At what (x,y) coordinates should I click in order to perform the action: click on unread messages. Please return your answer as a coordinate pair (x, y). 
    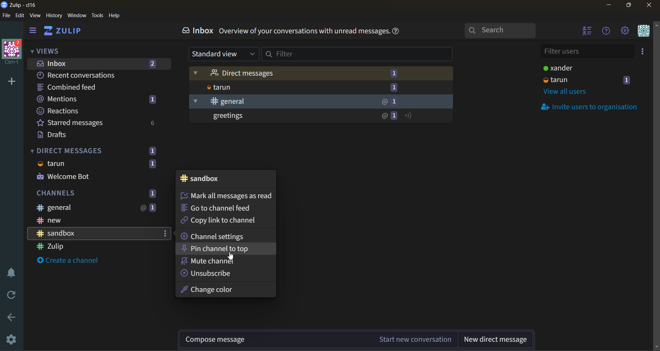
    Looking at the image, I should click on (322, 117).